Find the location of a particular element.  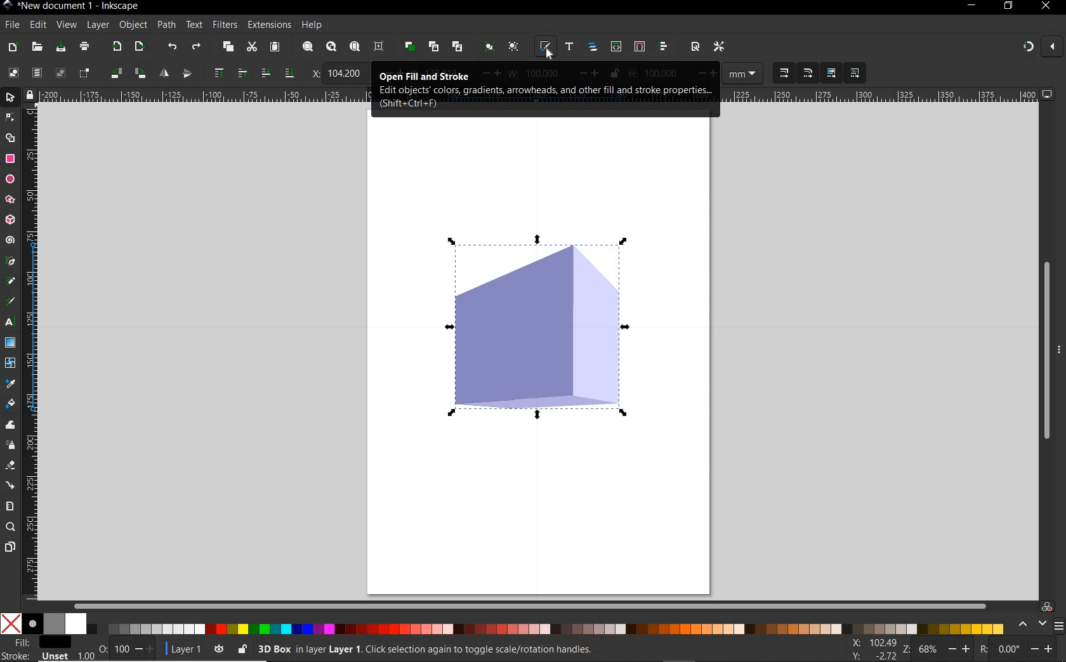

SELECT ALL IN ALL LAYERS is located at coordinates (36, 72).